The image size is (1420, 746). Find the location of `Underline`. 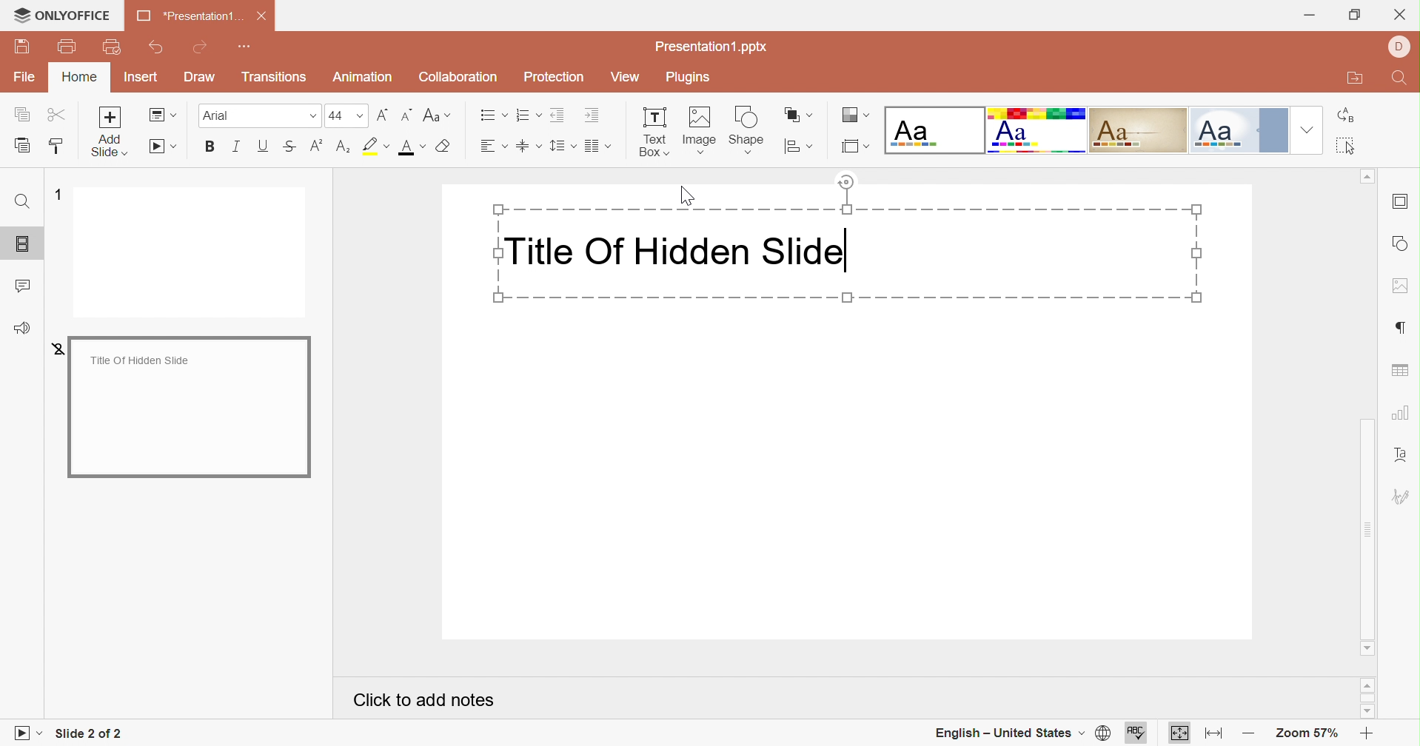

Underline is located at coordinates (266, 146).